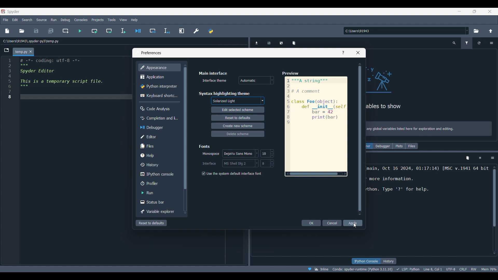 The height and width of the screenshot is (280, 498). What do you see at coordinates (494, 210) in the screenshot?
I see `Vertical slide bar` at bounding box center [494, 210].